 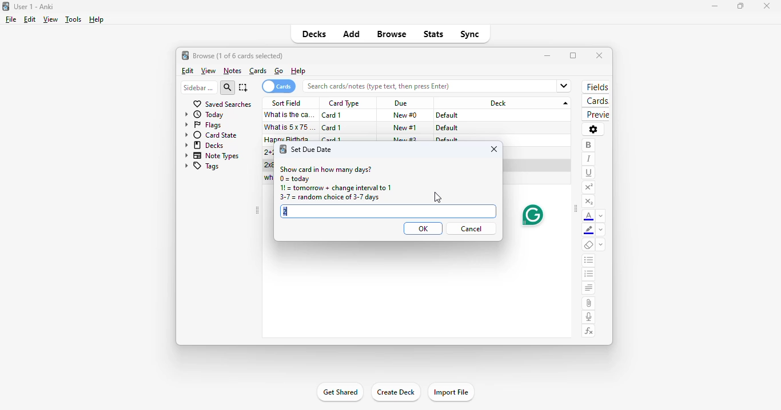 I want to click on 3-7 = random choice of 3-7 days, so click(x=329, y=198).